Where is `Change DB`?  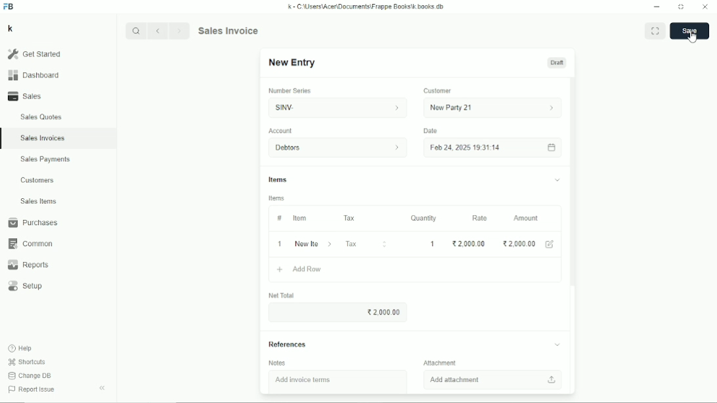
Change DB is located at coordinates (30, 376).